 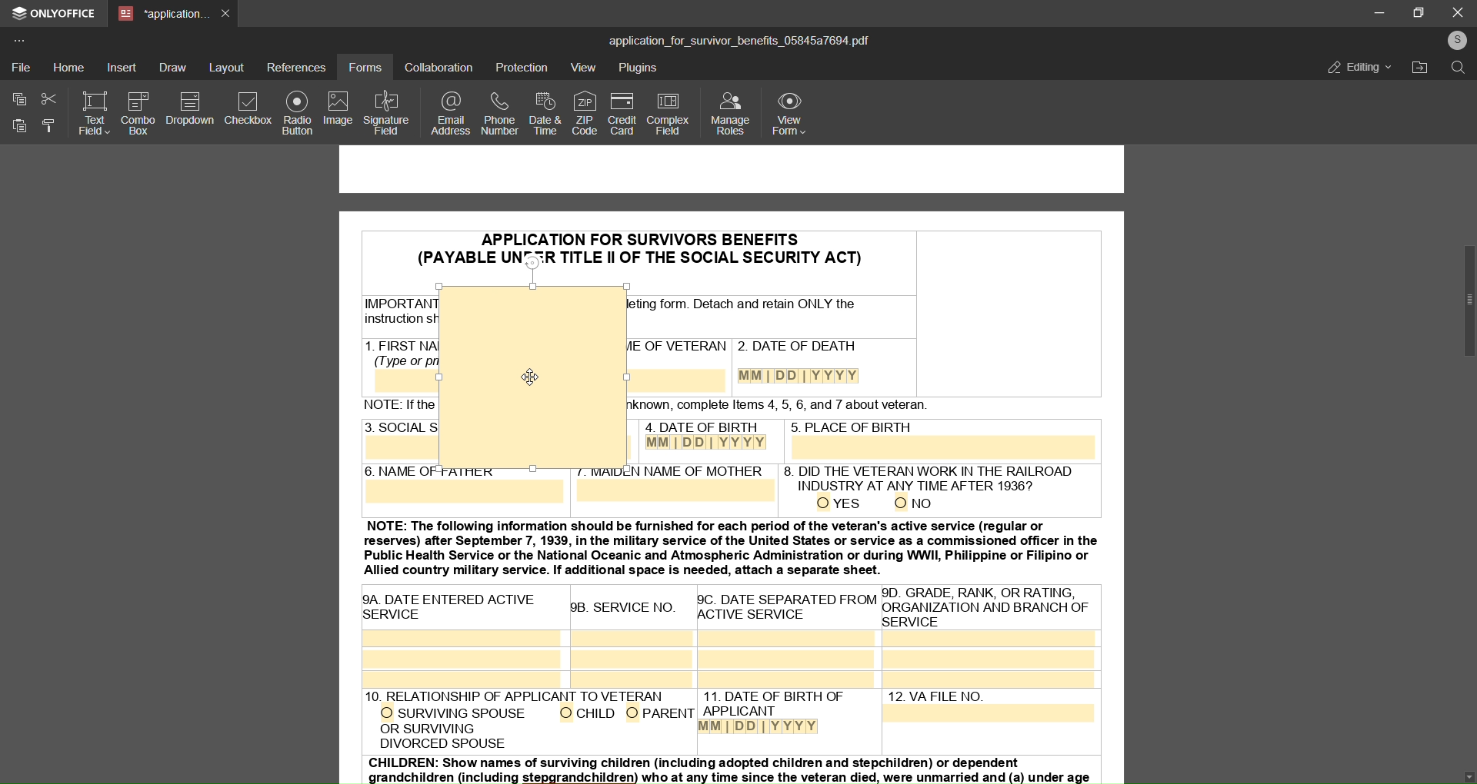 What do you see at coordinates (1422, 12) in the screenshot?
I see `maximize` at bounding box center [1422, 12].